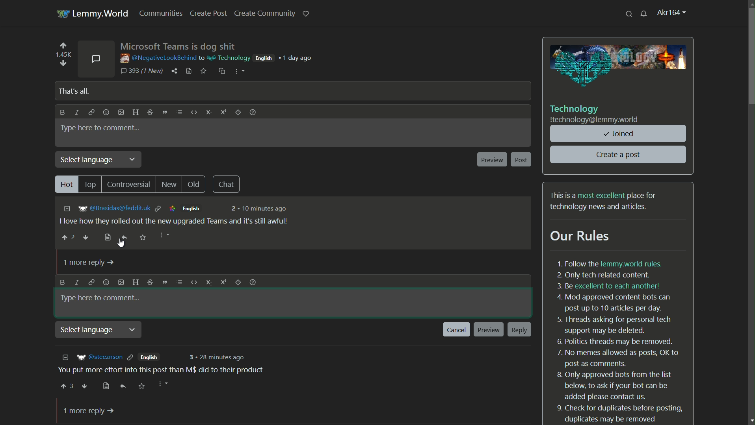 This screenshot has height=425, width=755. What do you see at coordinates (68, 237) in the screenshot?
I see `upvote` at bounding box center [68, 237].